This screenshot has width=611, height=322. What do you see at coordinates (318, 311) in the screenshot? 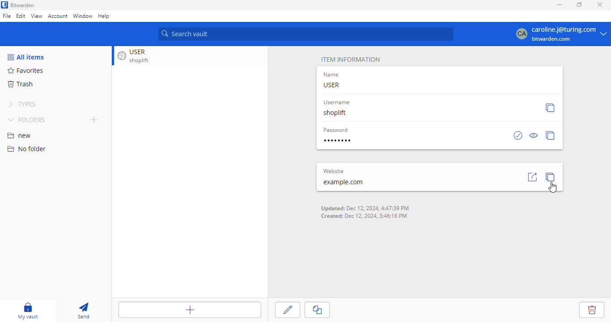
I see `clone` at bounding box center [318, 311].